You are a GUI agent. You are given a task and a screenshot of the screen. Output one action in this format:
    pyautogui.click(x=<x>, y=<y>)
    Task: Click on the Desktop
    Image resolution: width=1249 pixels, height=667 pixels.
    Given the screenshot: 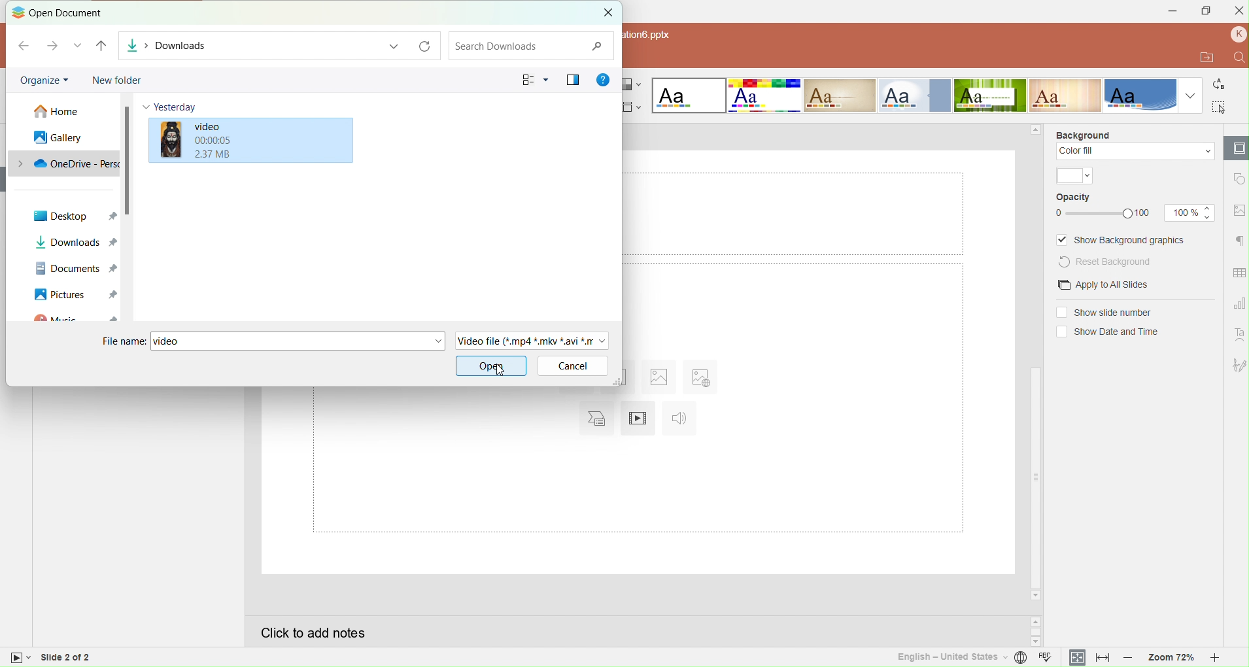 What is the action you would take?
    pyautogui.click(x=74, y=216)
    